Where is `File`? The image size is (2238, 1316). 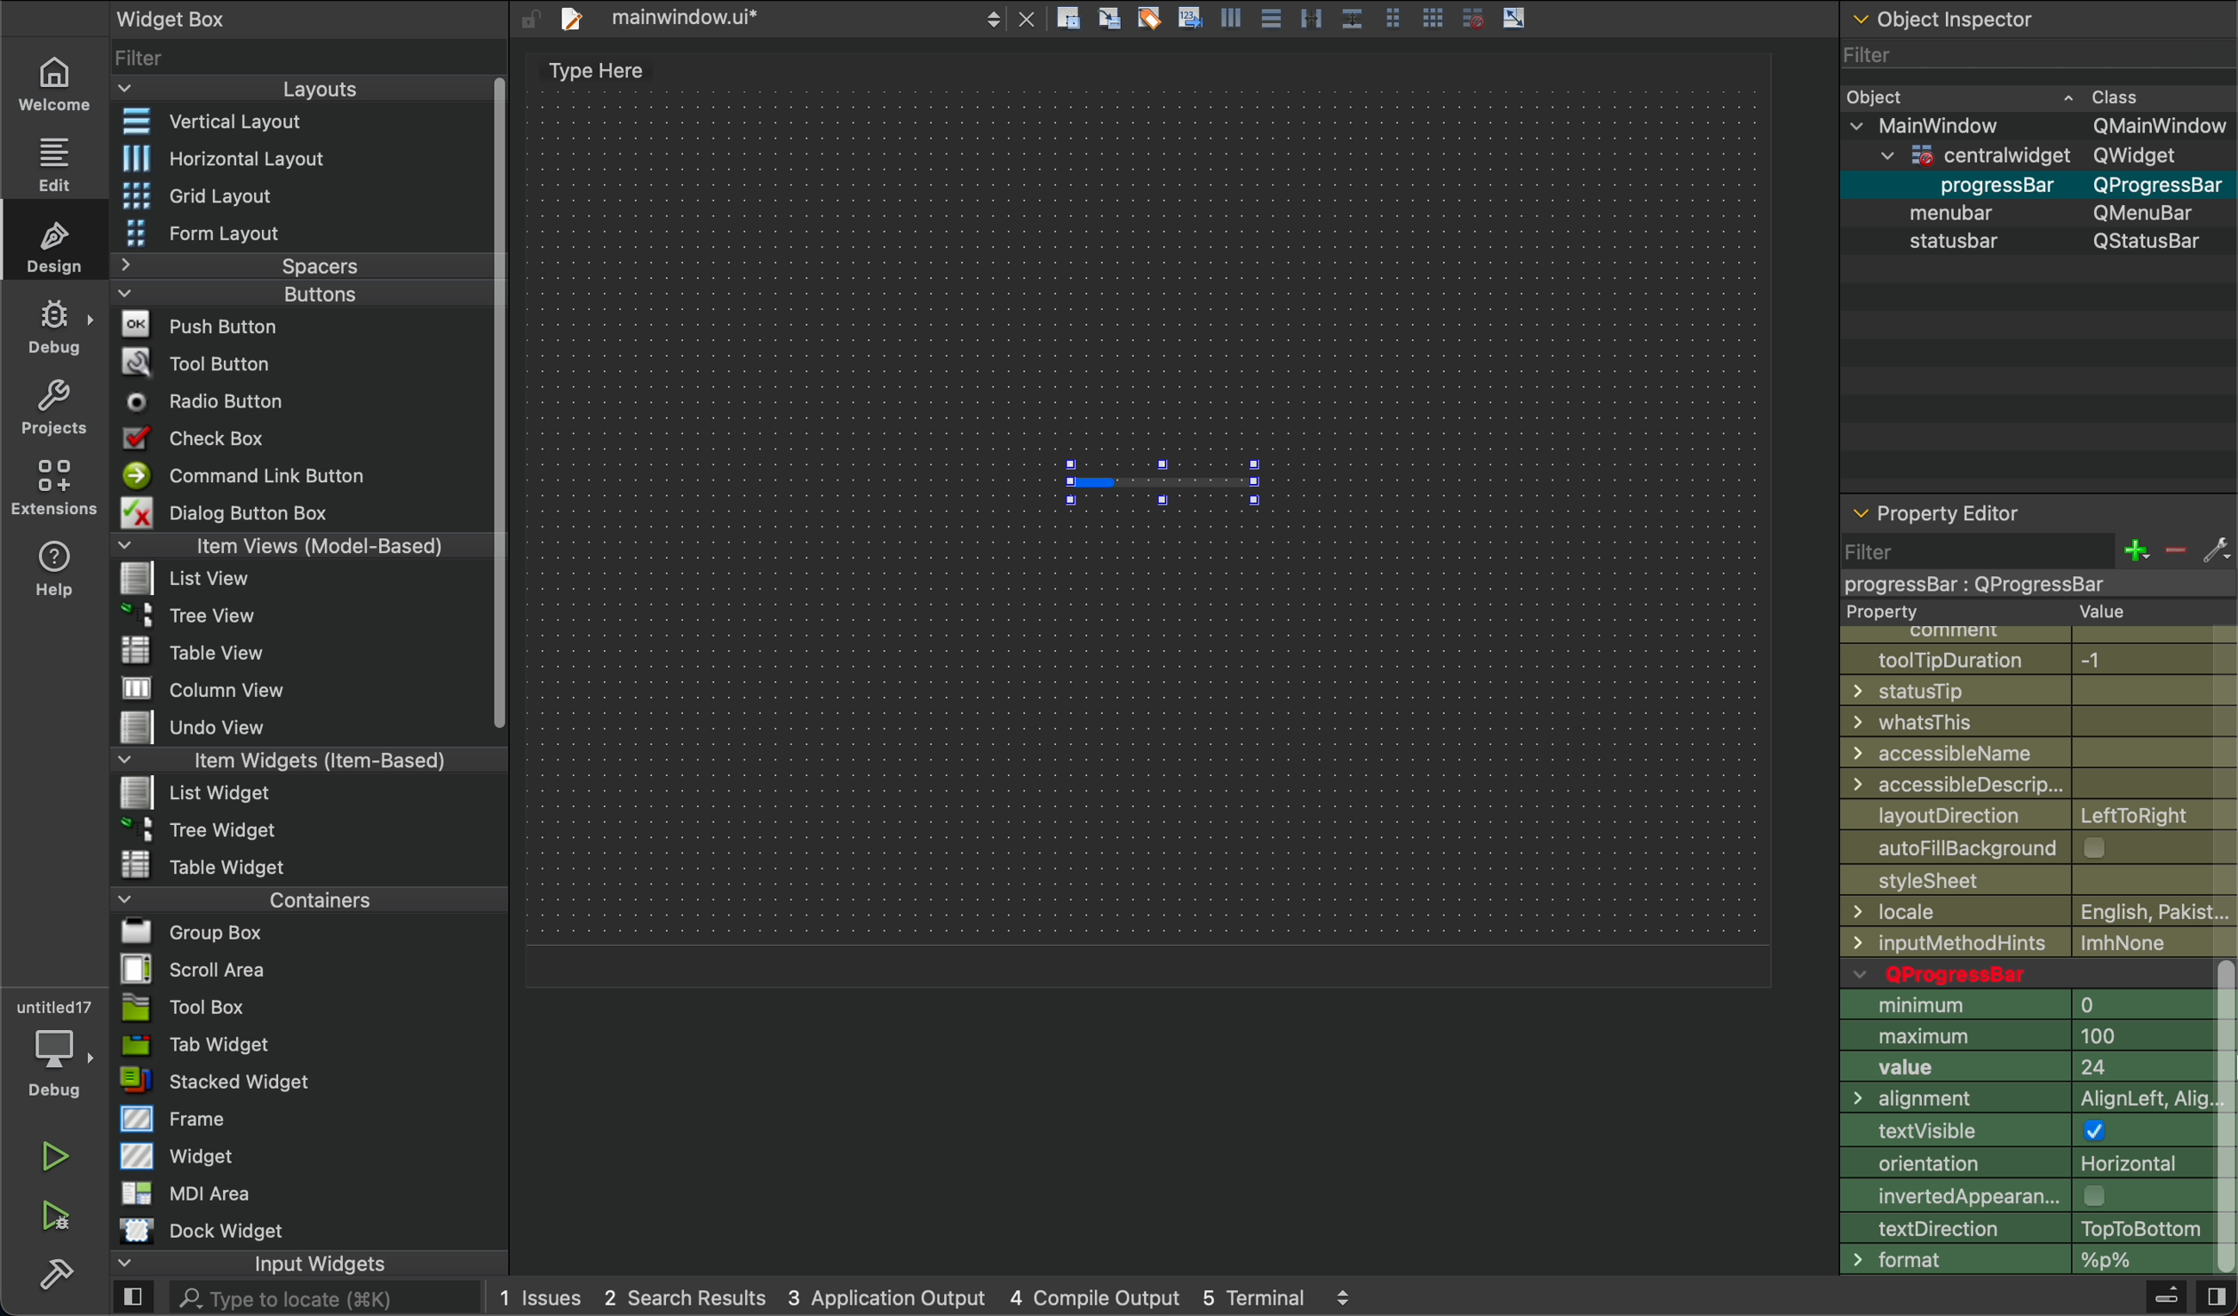
File is located at coordinates (202, 651).